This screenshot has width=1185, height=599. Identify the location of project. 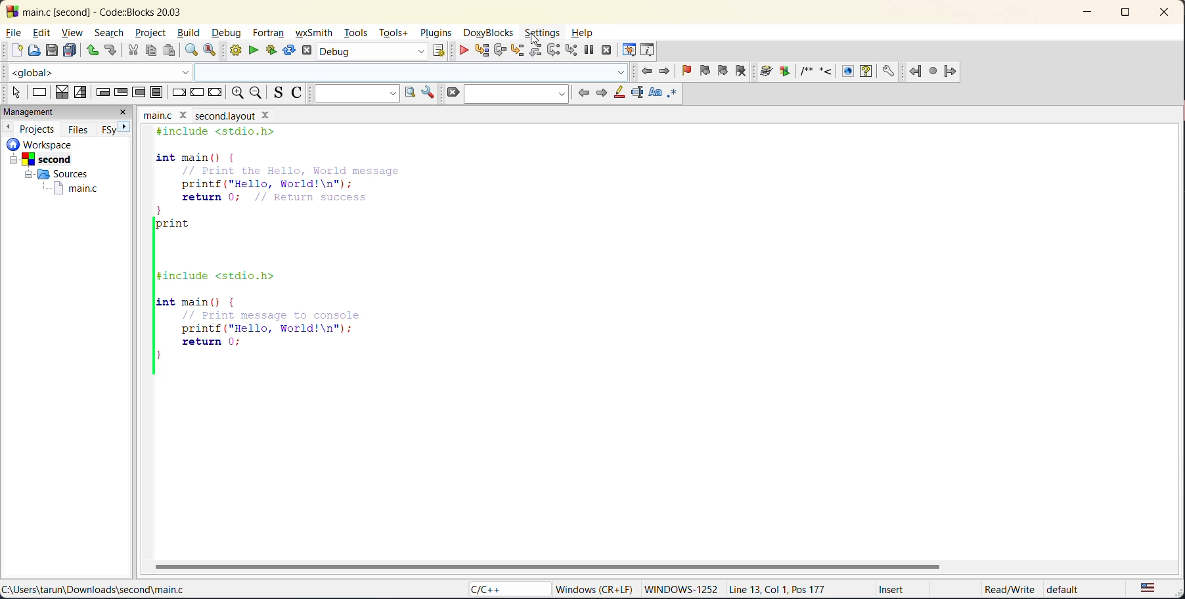
(150, 32).